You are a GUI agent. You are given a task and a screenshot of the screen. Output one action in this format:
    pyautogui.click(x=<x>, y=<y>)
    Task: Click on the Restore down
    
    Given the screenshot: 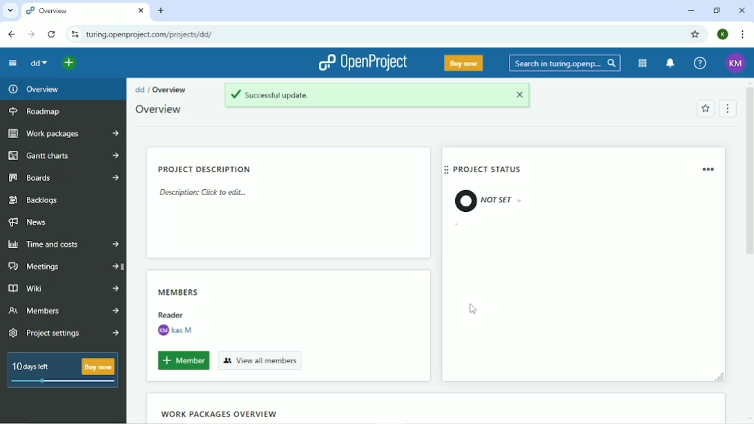 What is the action you would take?
    pyautogui.click(x=715, y=10)
    